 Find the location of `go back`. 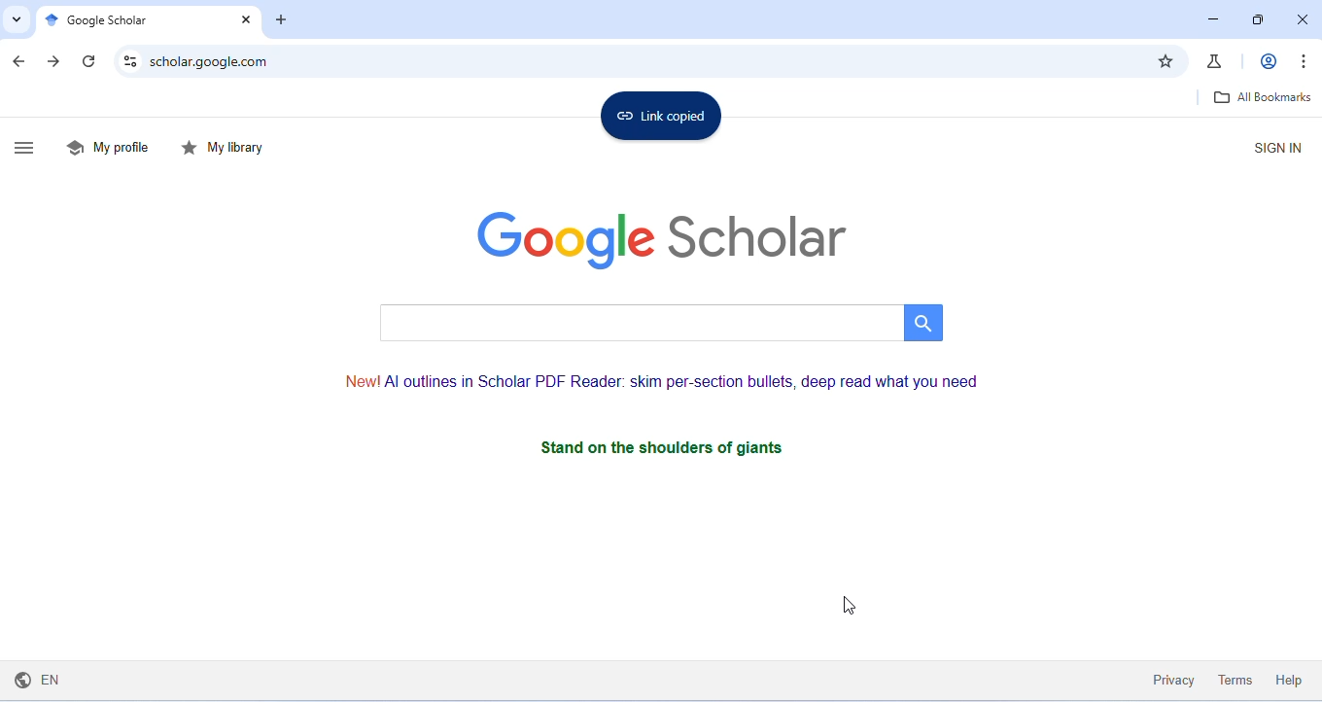

go back is located at coordinates (19, 62).